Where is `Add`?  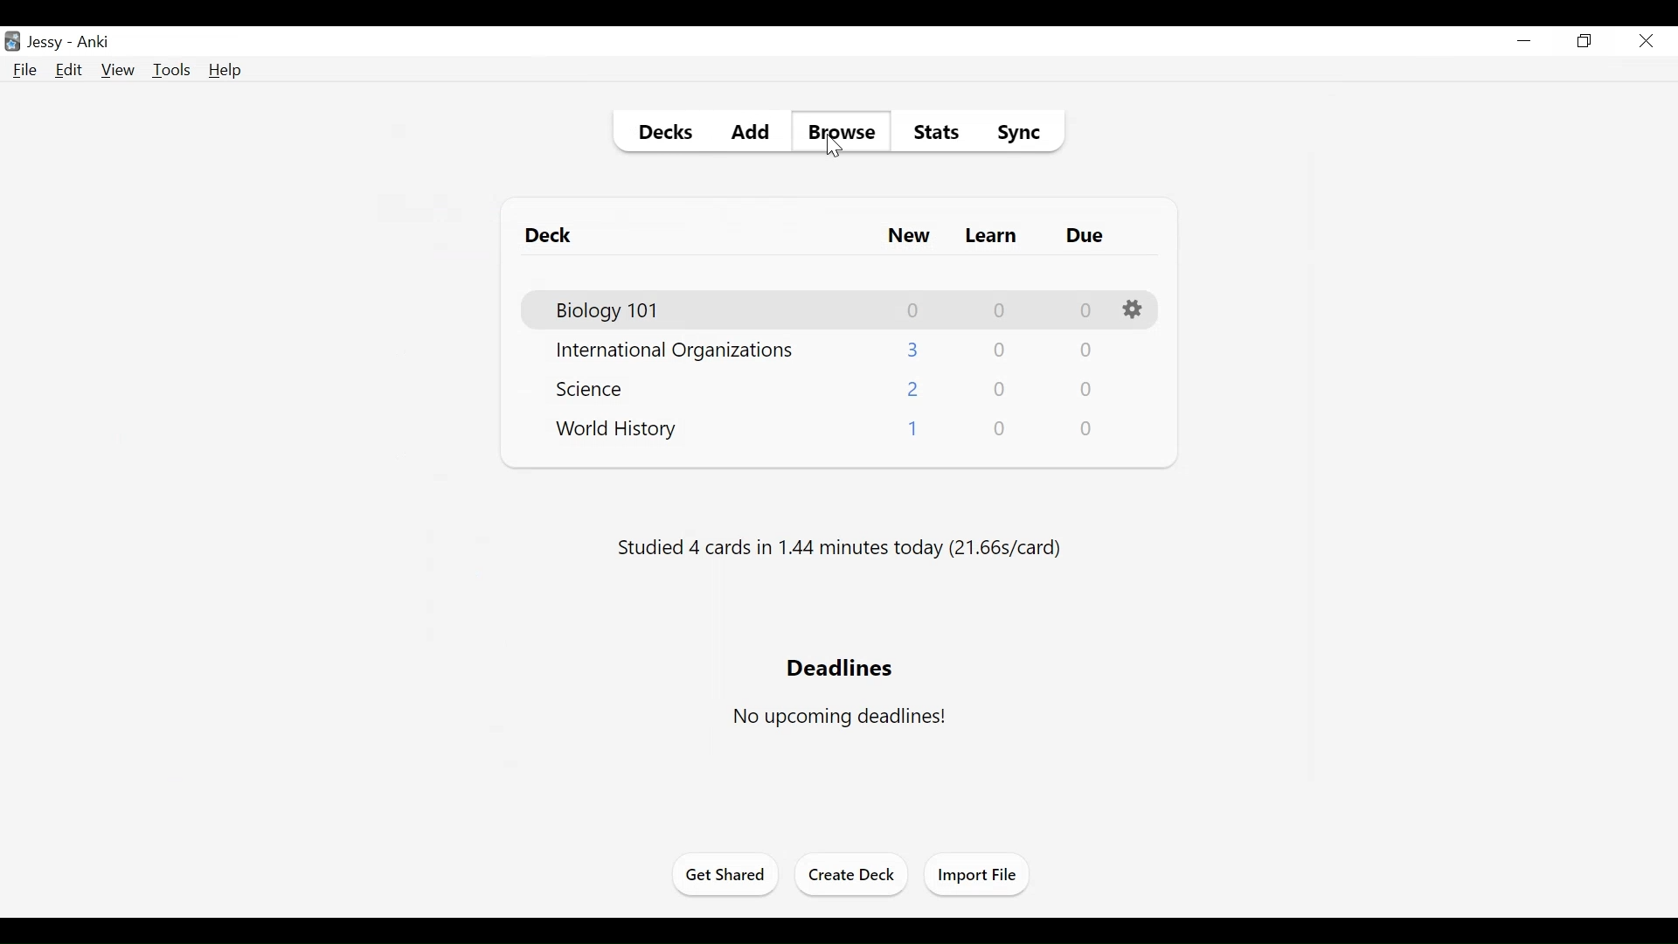 Add is located at coordinates (748, 133).